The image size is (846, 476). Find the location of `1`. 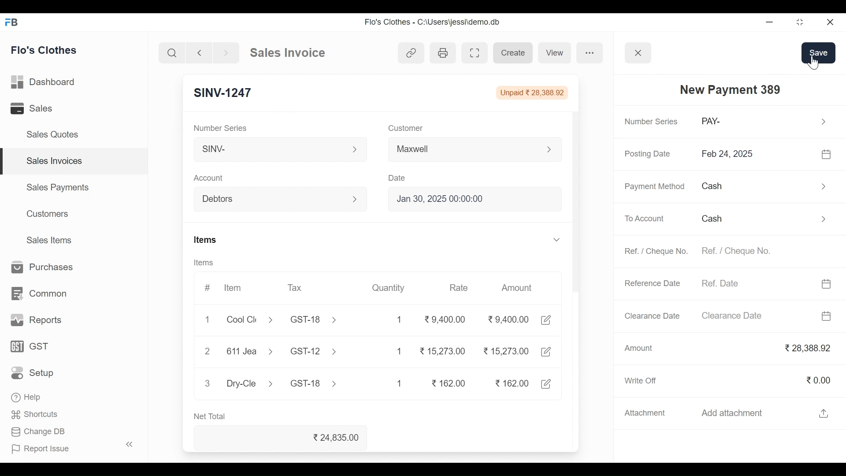

1 is located at coordinates (400, 350).